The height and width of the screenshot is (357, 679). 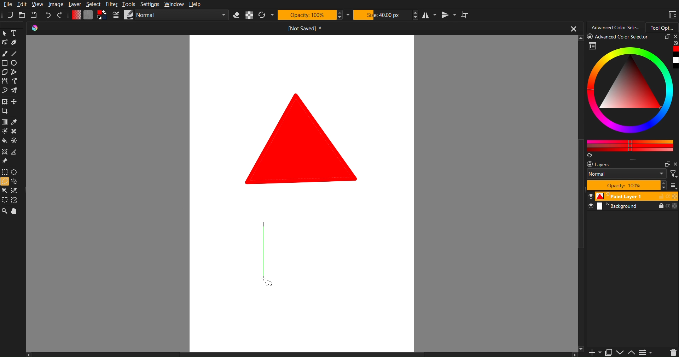 I want to click on Menu, so click(x=646, y=352).